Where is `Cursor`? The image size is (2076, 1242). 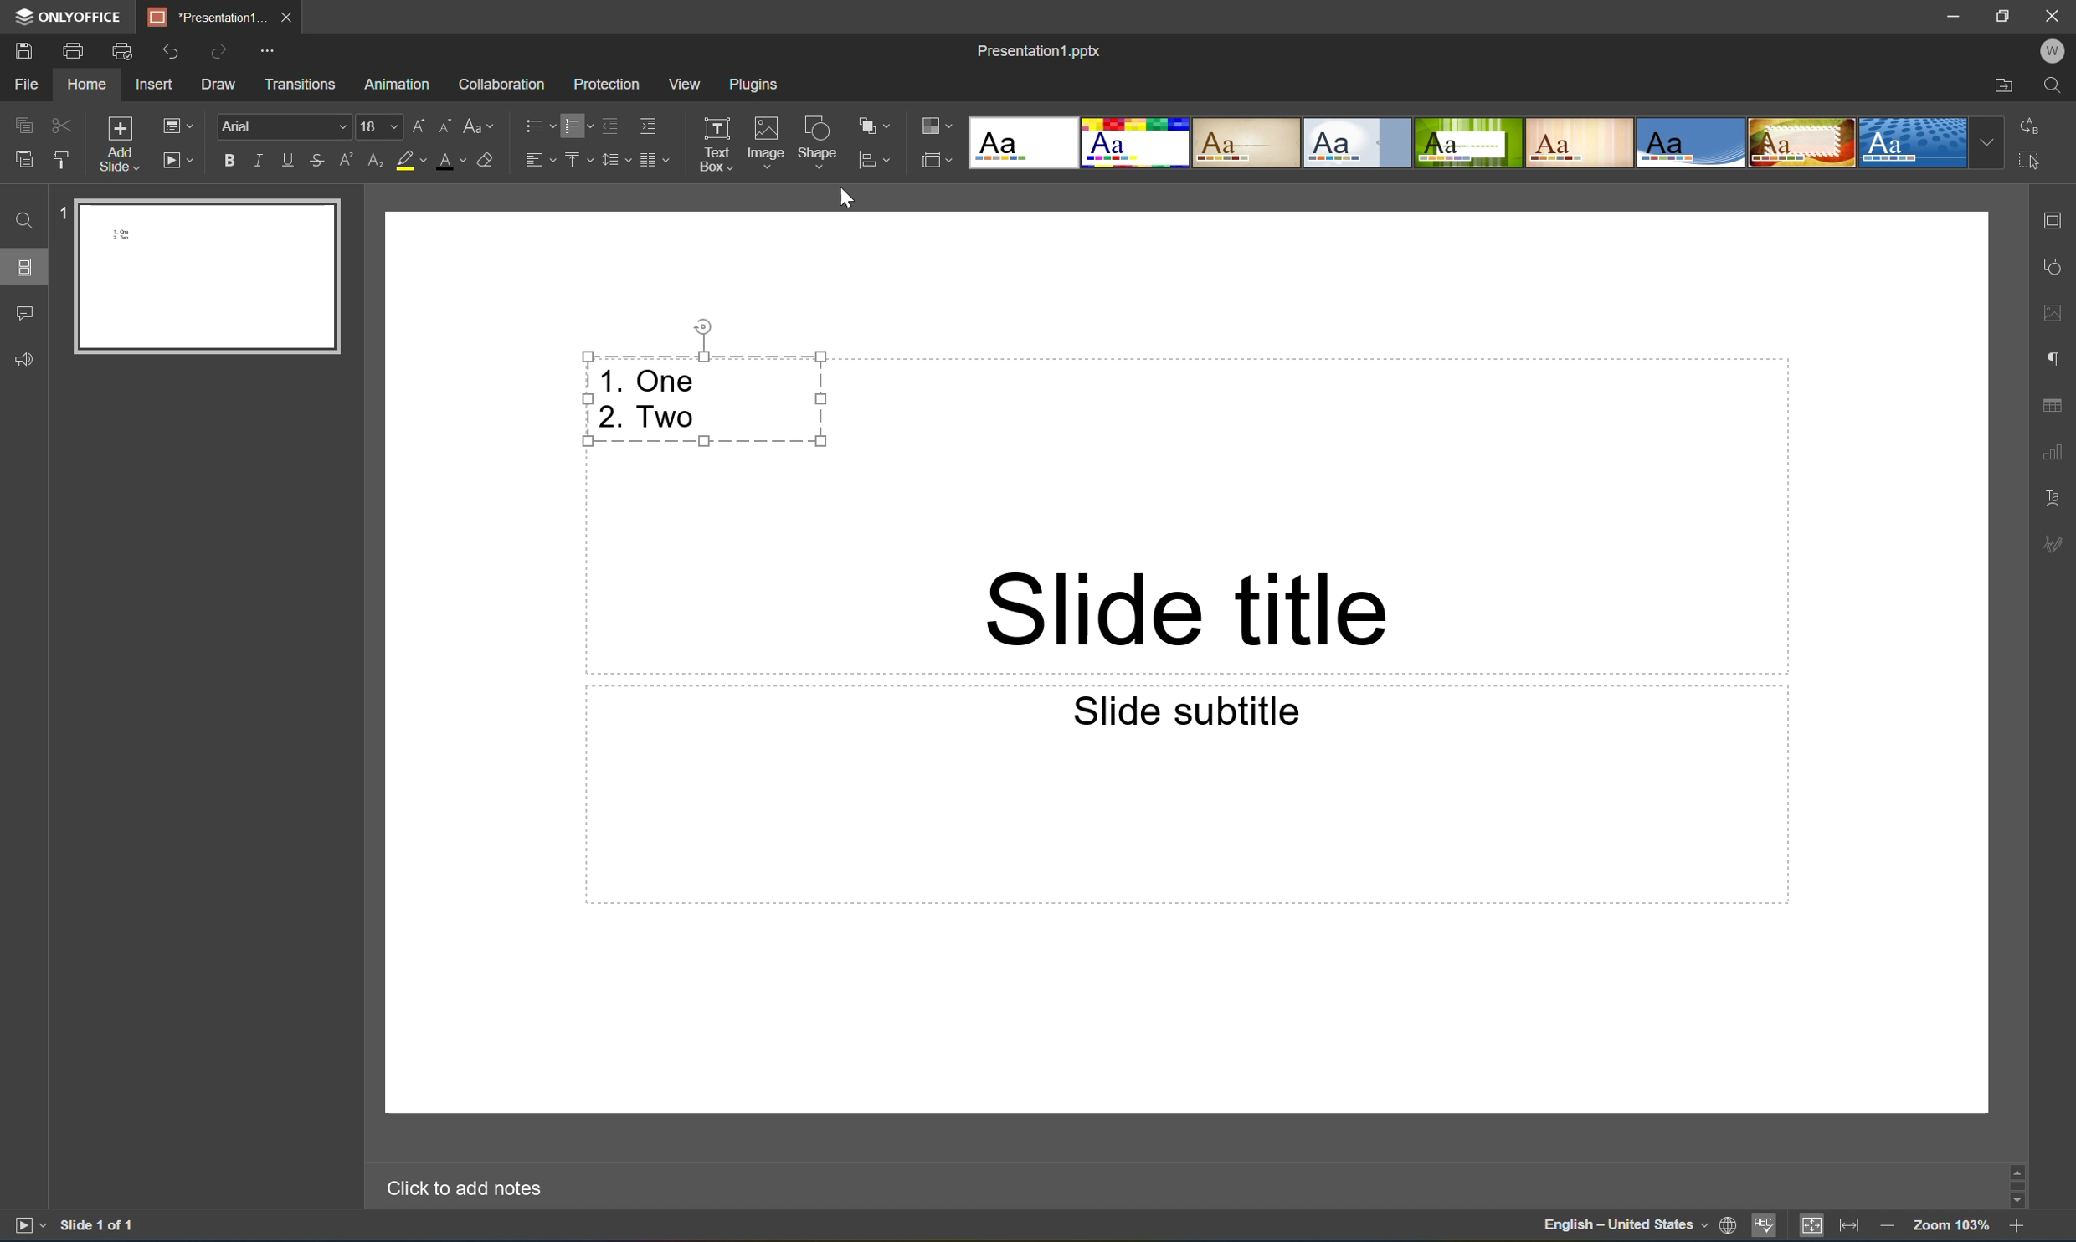 Cursor is located at coordinates (846, 197).